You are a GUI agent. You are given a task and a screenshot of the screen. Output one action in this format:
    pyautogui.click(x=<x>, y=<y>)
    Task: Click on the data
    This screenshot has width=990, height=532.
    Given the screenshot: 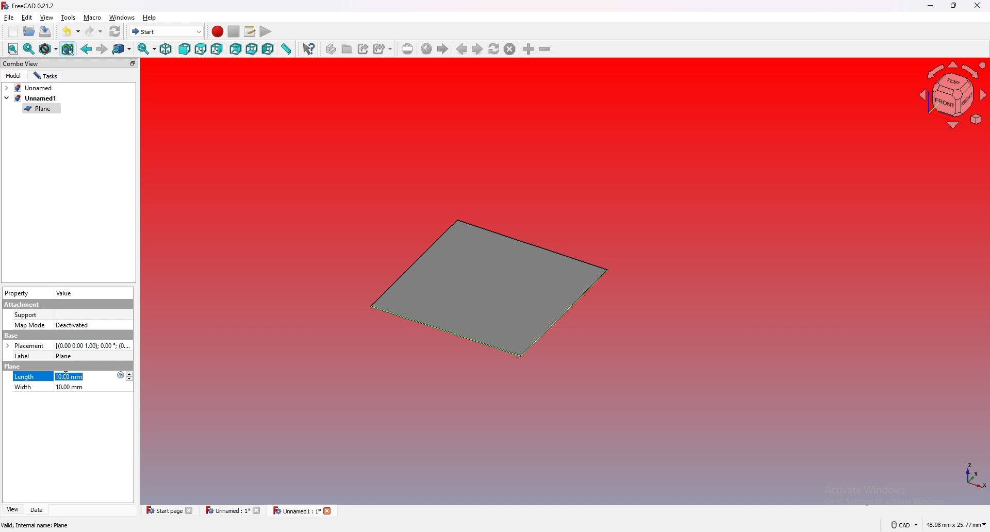 What is the action you would take?
    pyautogui.click(x=39, y=510)
    